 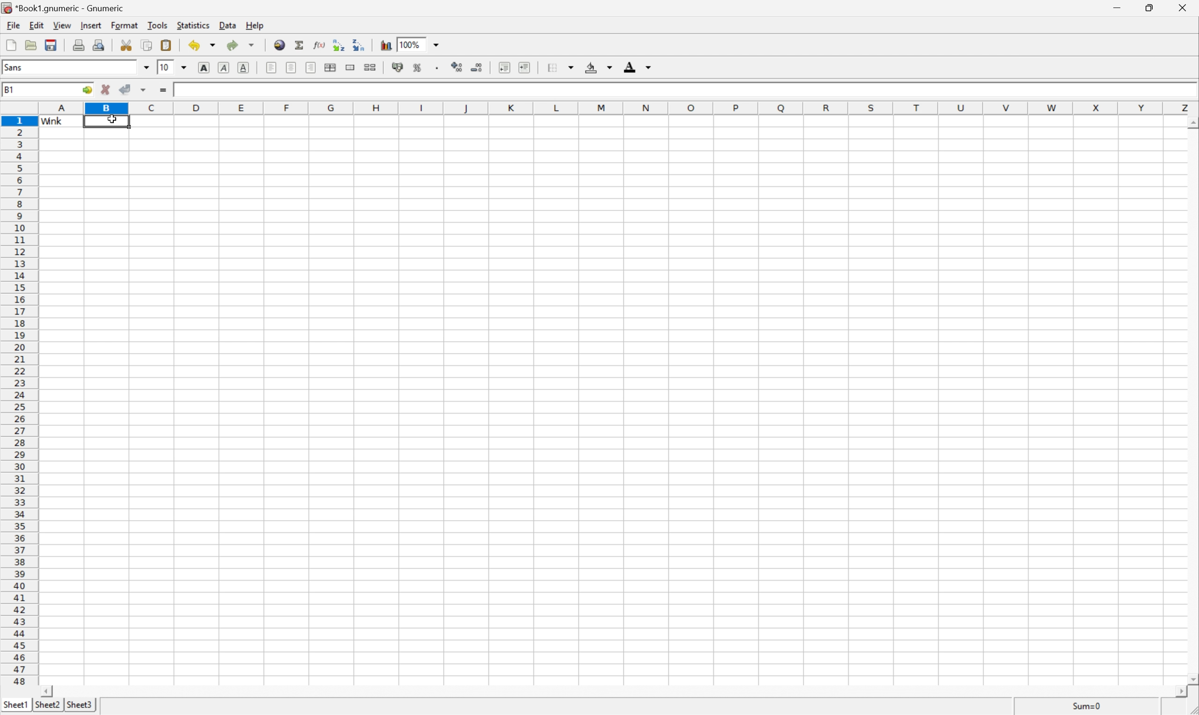 I want to click on wink, so click(x=52, y=122).